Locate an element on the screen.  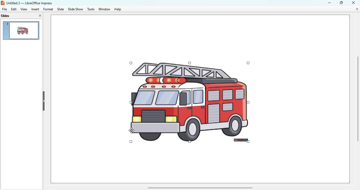
resized image is located at coordinates (189, 102).